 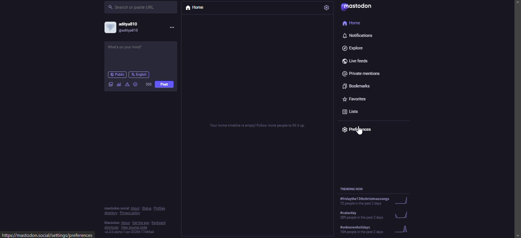 What do you see at coordinates (354, 85) in the screenshot?
I see `bookmarks` at bounding box center [354, 85].